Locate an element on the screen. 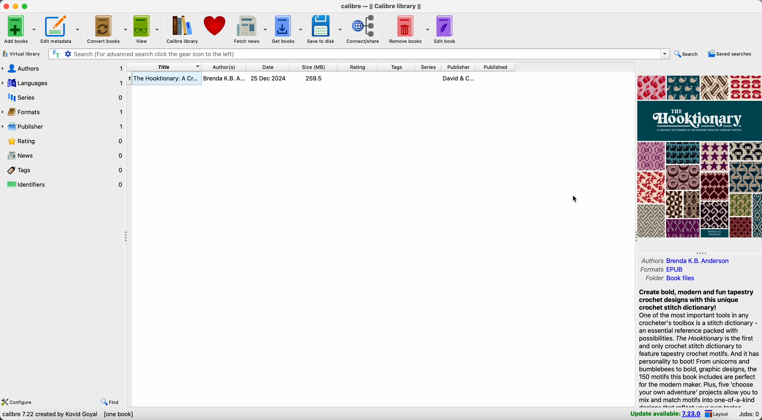 This screenshot has width=762, height=420. get books is located at coordinates (288, 28).